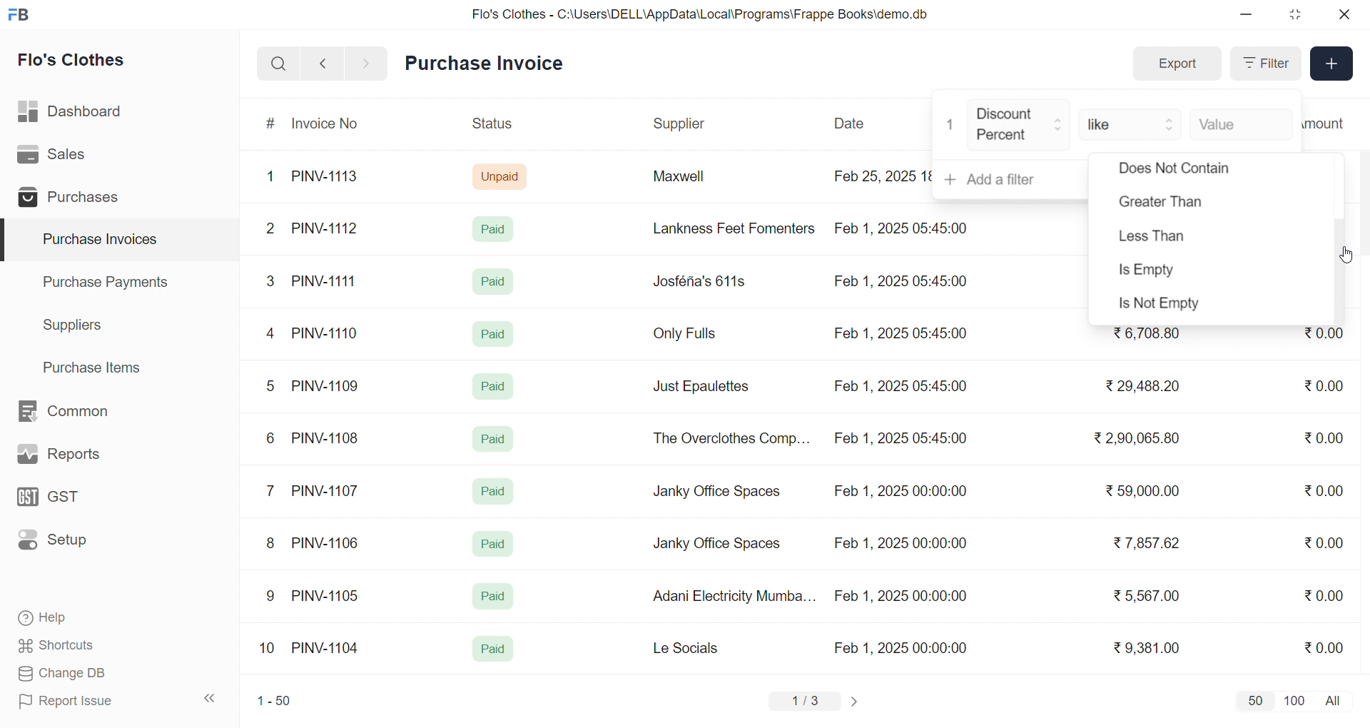  I want to click on PINV-1105, so click(328, 595).